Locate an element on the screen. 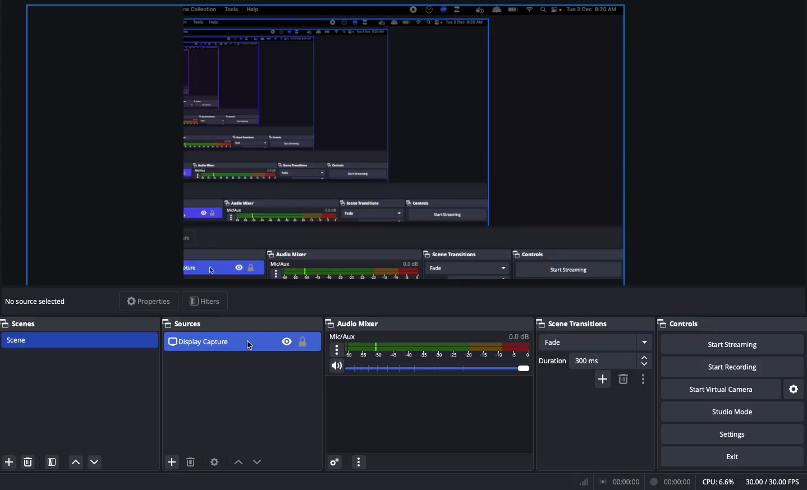  Properties is located at coordinates (148, 302).